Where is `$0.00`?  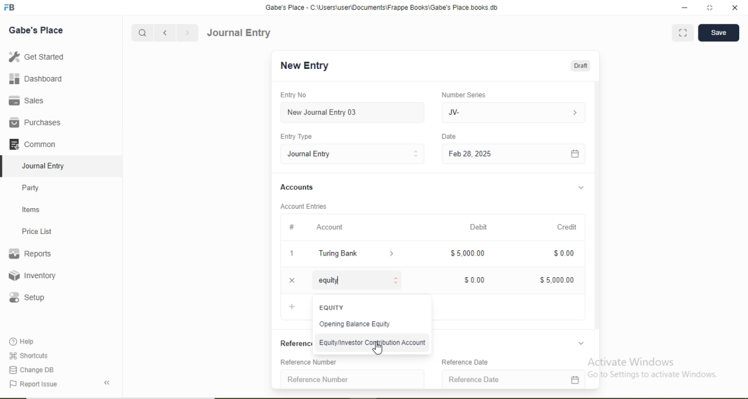 $0.00 is located at coordinates (564, 254).